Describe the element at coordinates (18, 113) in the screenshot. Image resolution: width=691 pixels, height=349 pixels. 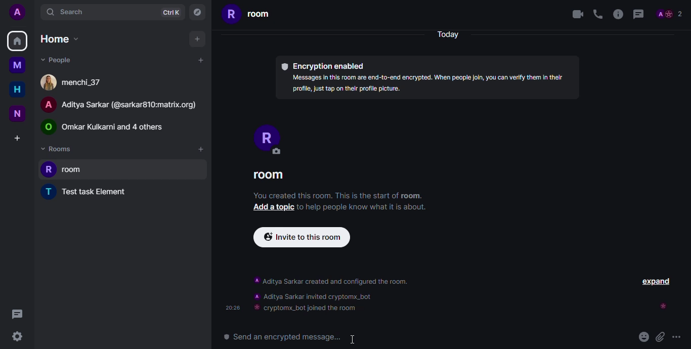
I see `new` at that location.